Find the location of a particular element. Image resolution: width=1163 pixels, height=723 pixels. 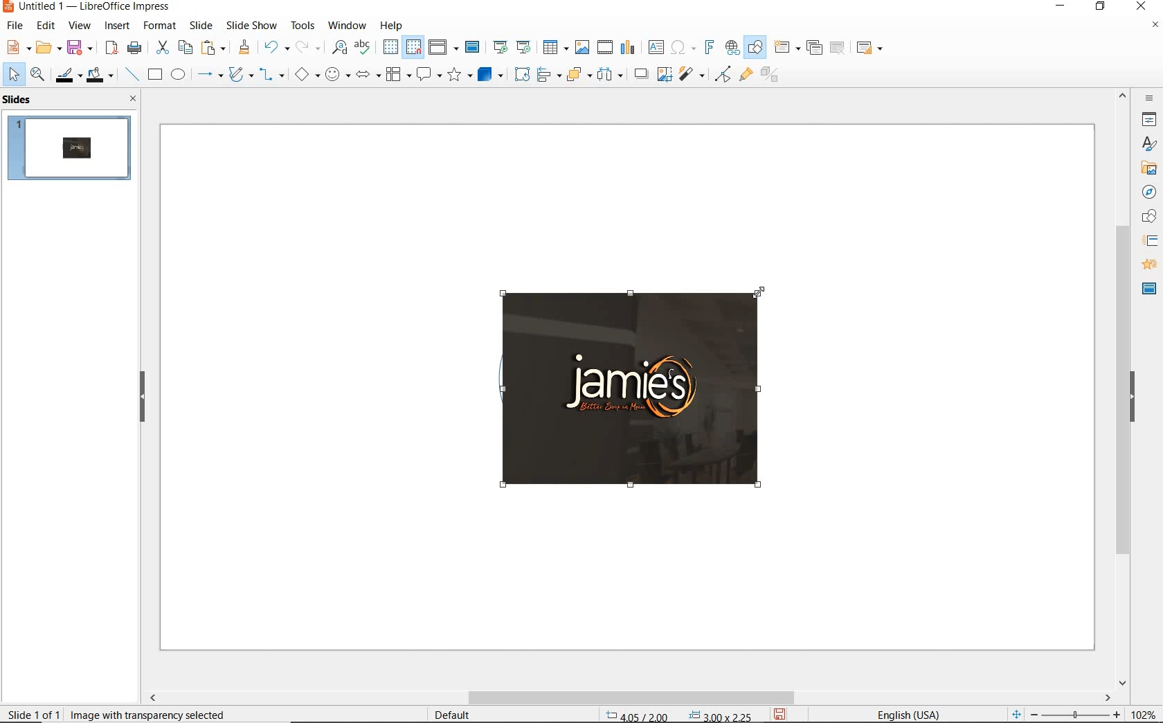

help is located at coordinates (393, 24).